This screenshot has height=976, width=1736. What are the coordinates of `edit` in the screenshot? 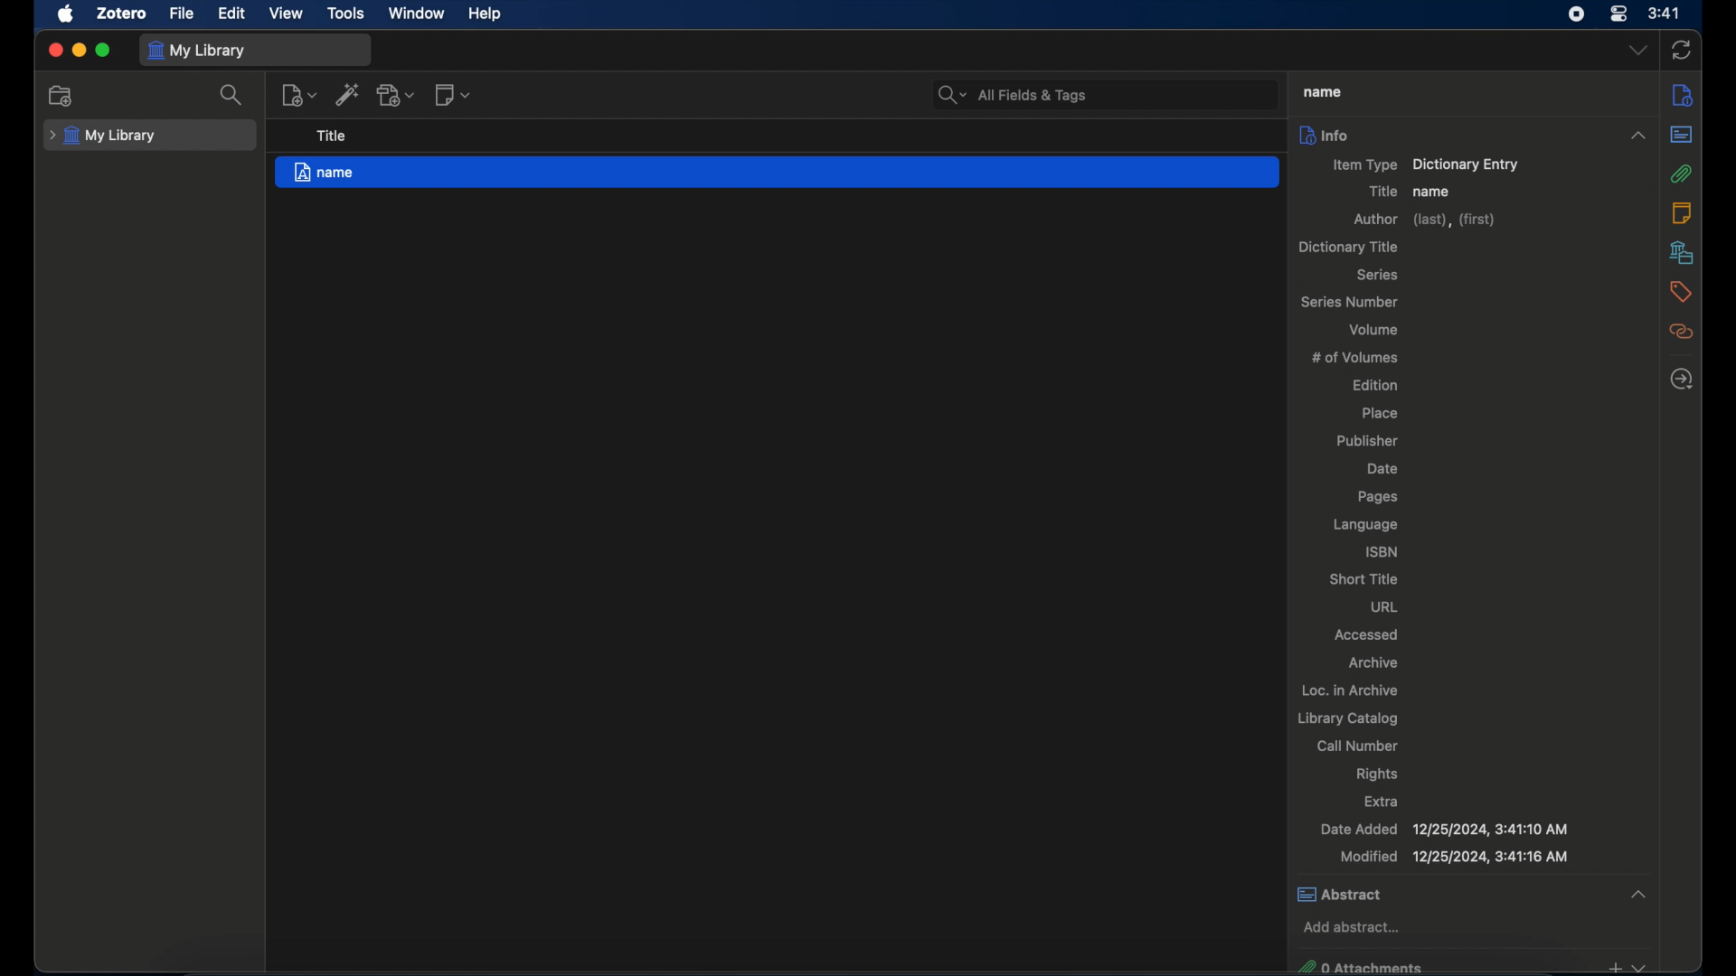 It's located at (233, 14).